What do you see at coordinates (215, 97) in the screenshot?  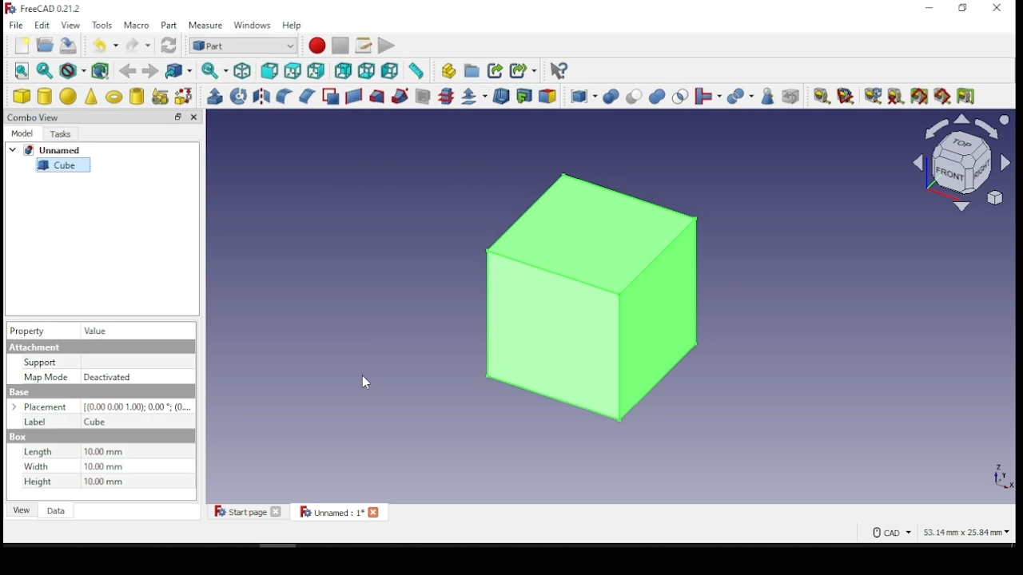 I see `extrude` at bounding box center [215, 97].